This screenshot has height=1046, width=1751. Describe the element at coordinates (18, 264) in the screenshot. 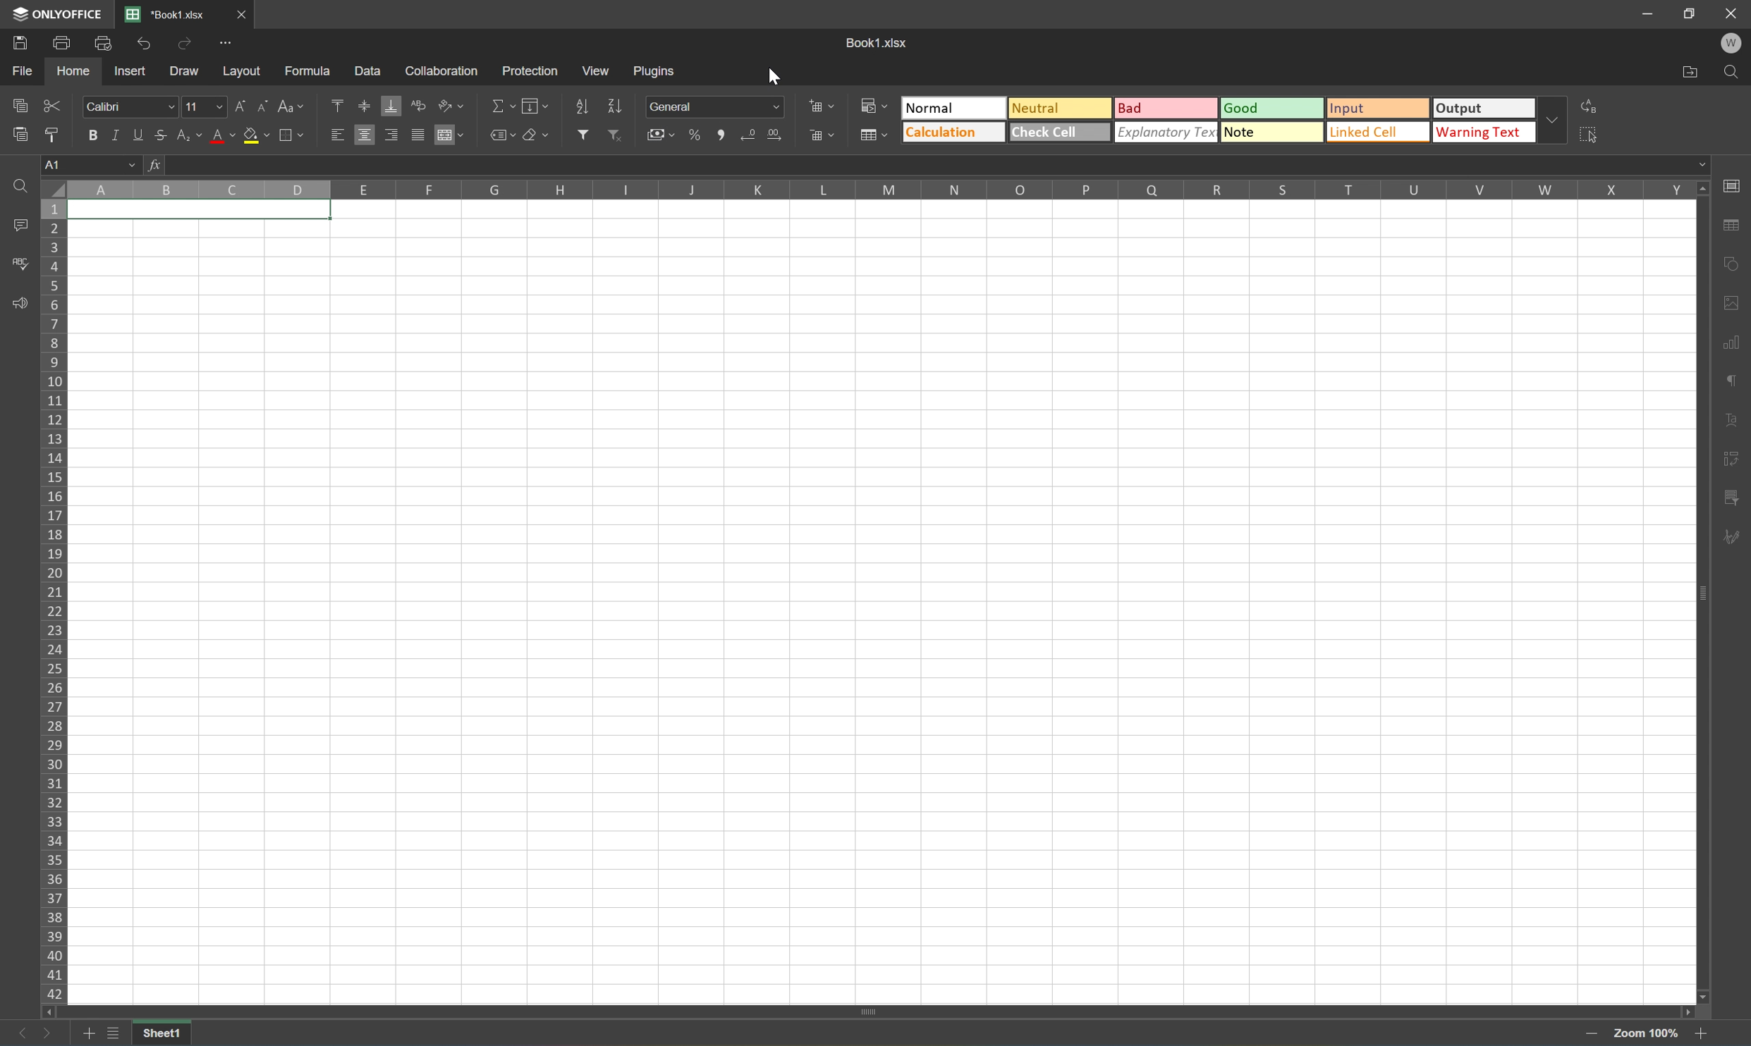

I see `Spell checking` at that location.